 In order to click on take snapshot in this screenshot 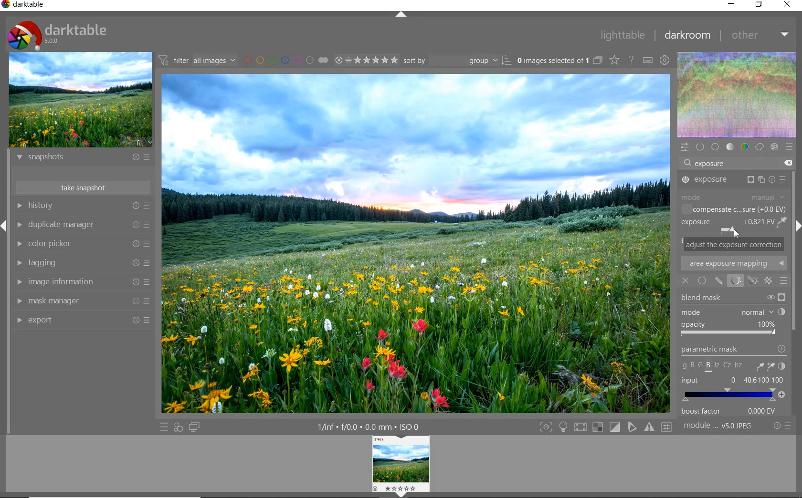, I will do `click(84, 187)`.